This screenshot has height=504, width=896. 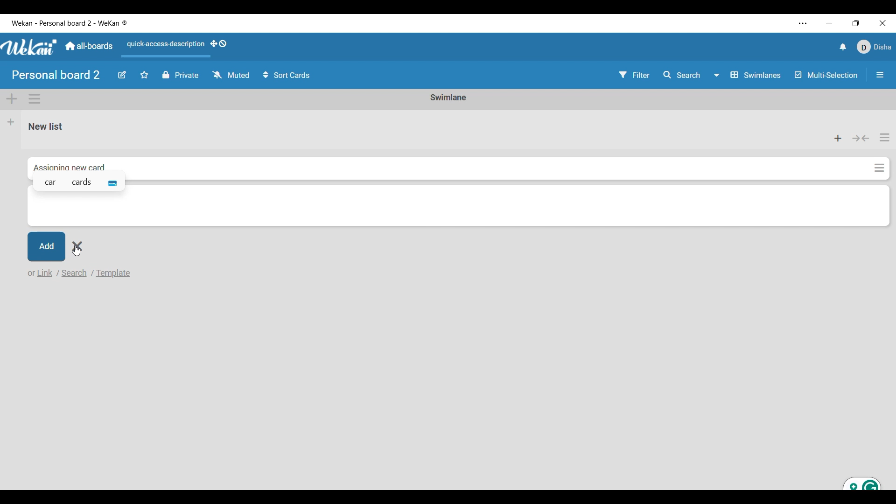 What do you see at coordinates (885, 137) in the screenshot?
I see `List actions` at bounding box center [885, 137].